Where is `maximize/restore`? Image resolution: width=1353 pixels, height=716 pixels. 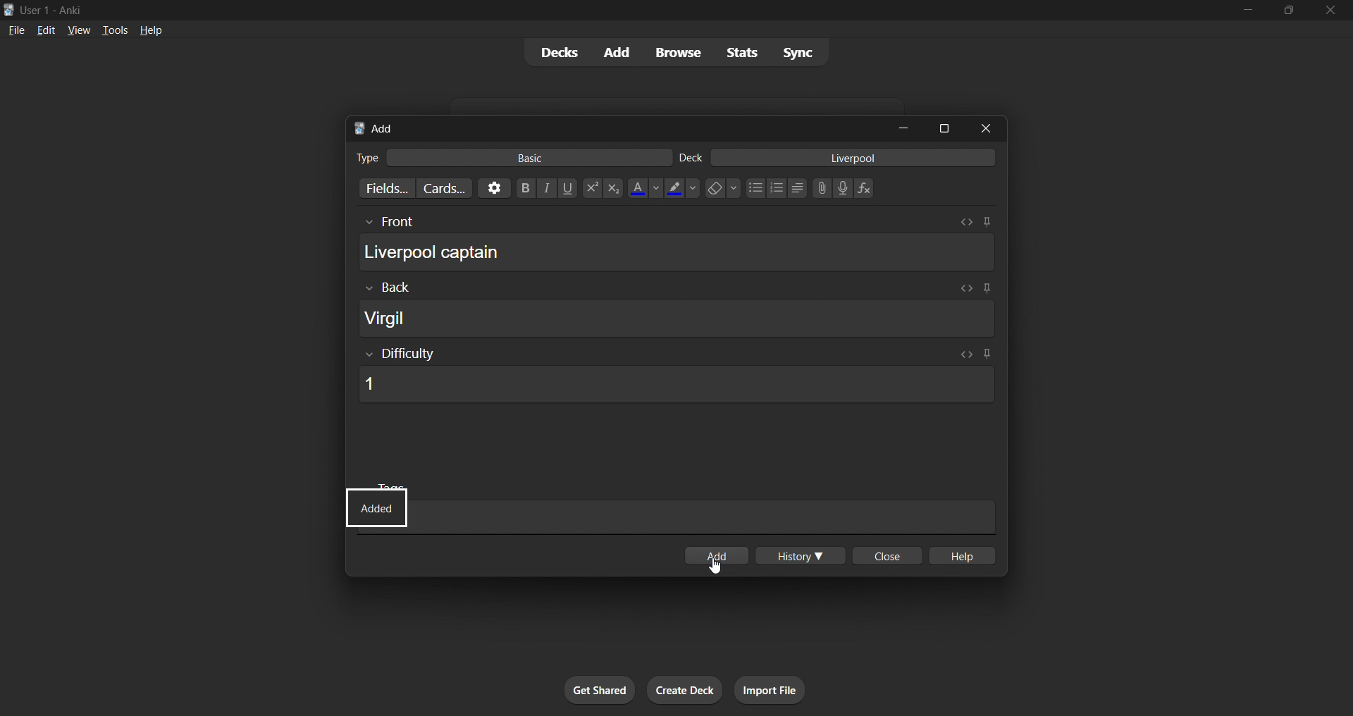
maximize/restore is located at coordinates (1289, 11).